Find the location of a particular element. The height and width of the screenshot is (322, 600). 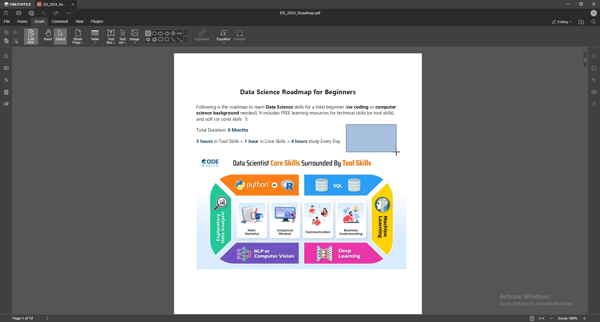

find is located at coordinates (593, 22).